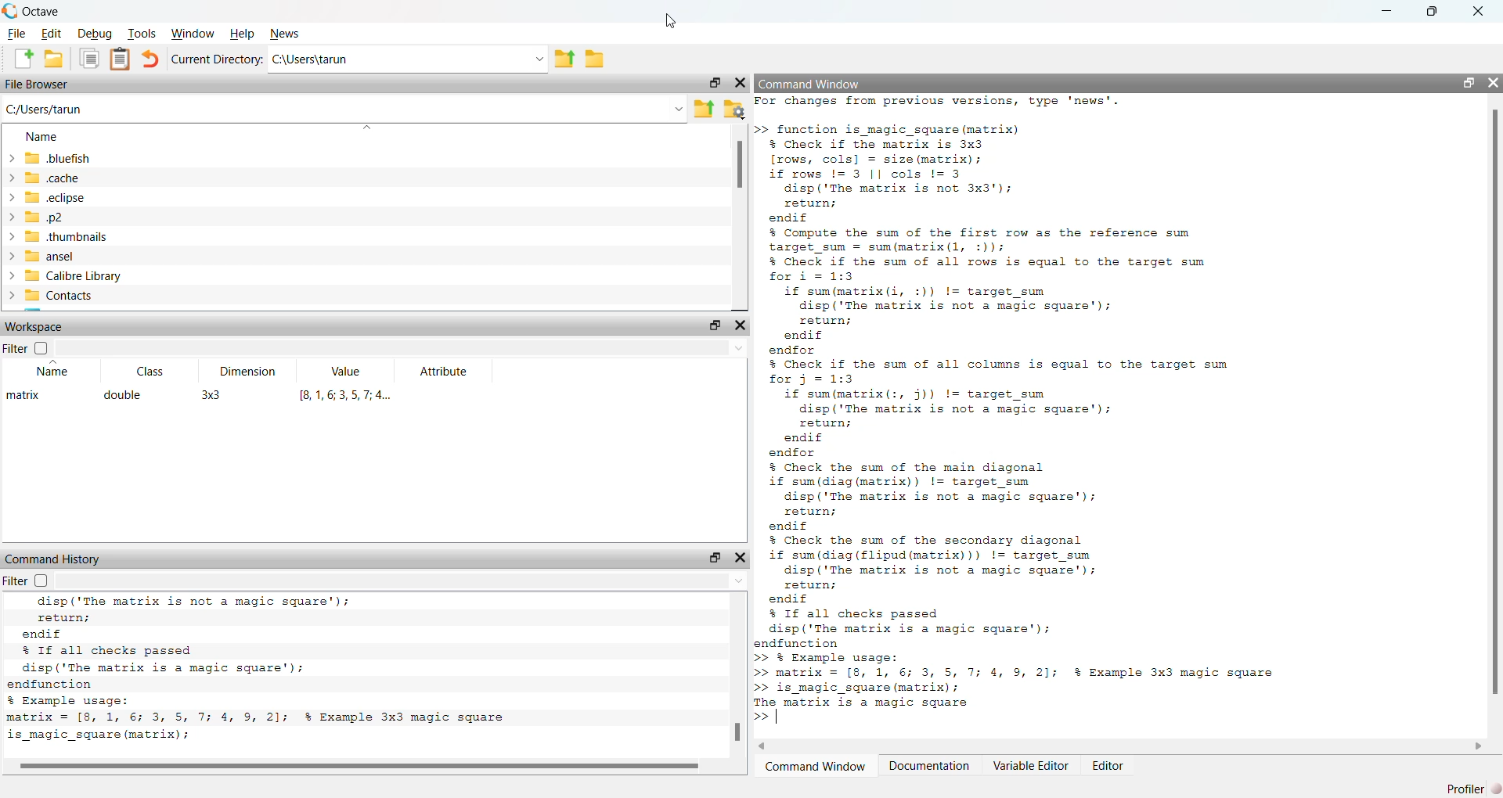 Image resolution: width=1503 pixels, height=798 pixels. What do you see at coordinates (1480, 11) in the screenshot?
I see `close` at bounding box center [1480, 11].